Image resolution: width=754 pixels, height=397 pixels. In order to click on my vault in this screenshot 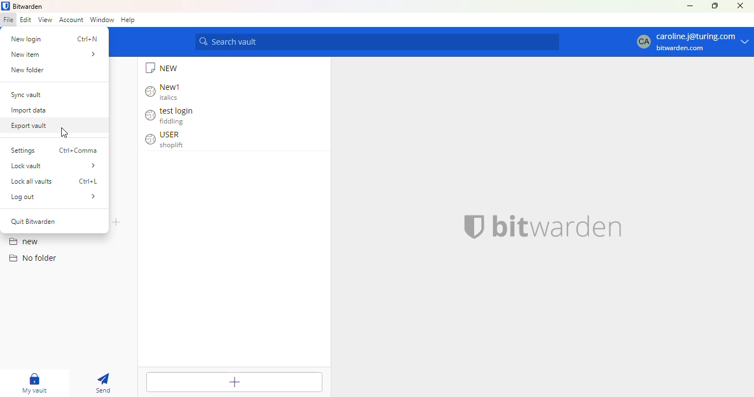, I will do `click(33, 383)`.